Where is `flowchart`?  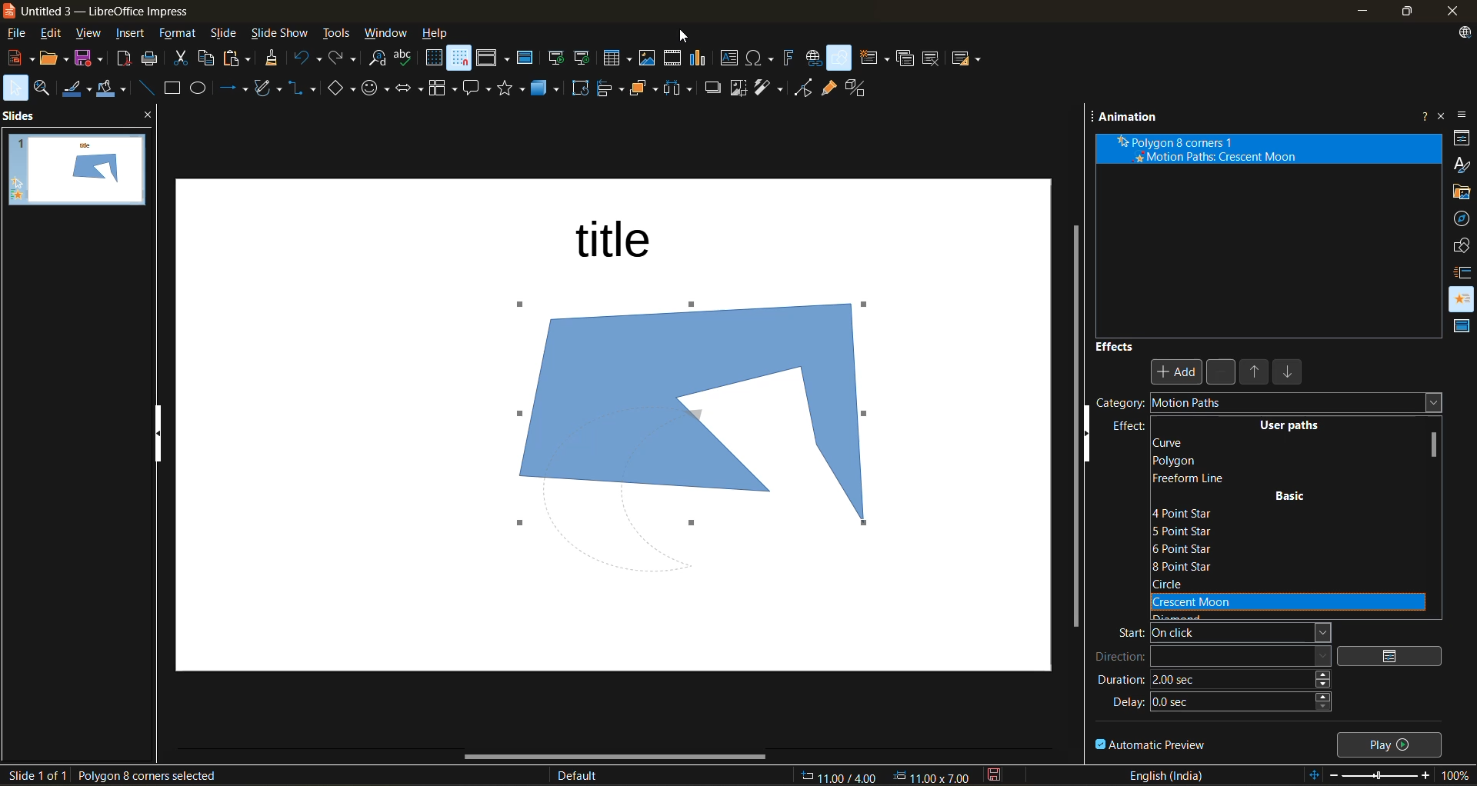
flowchart is located at coordinates (444, 89).